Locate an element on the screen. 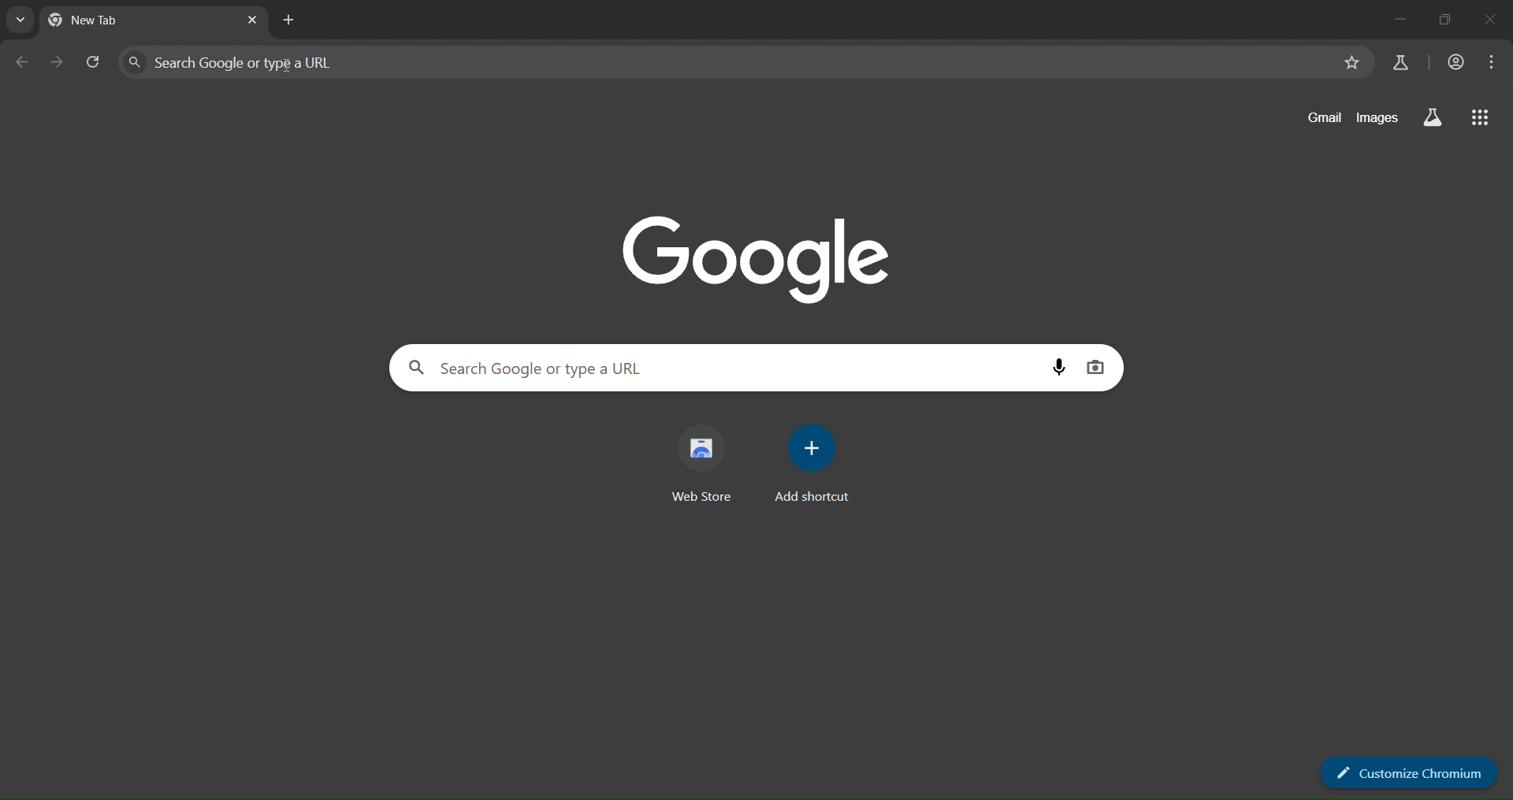  Google is located at coordinates (762, 260).